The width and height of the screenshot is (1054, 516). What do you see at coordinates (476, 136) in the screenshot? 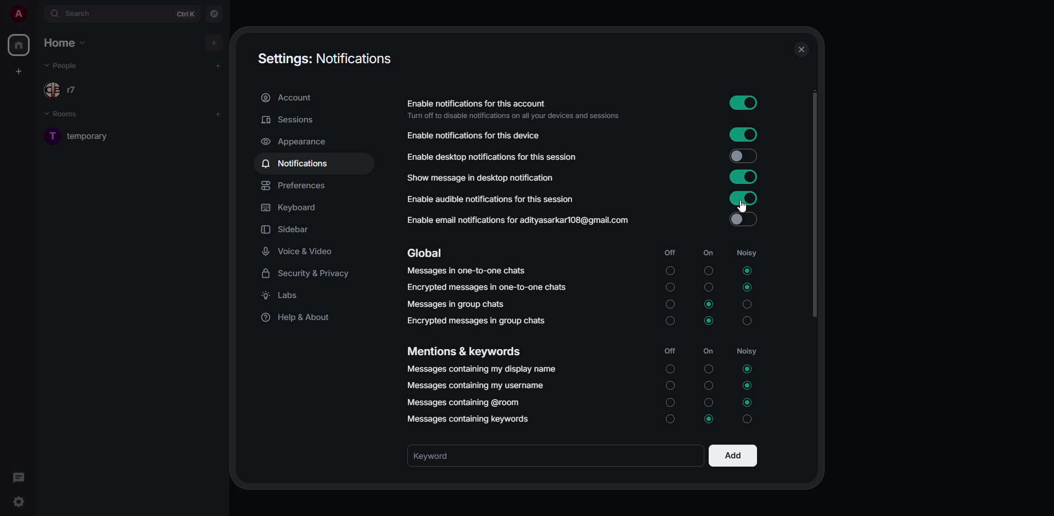
I see `enable notifications for this device` at bounding box center [476, 136].